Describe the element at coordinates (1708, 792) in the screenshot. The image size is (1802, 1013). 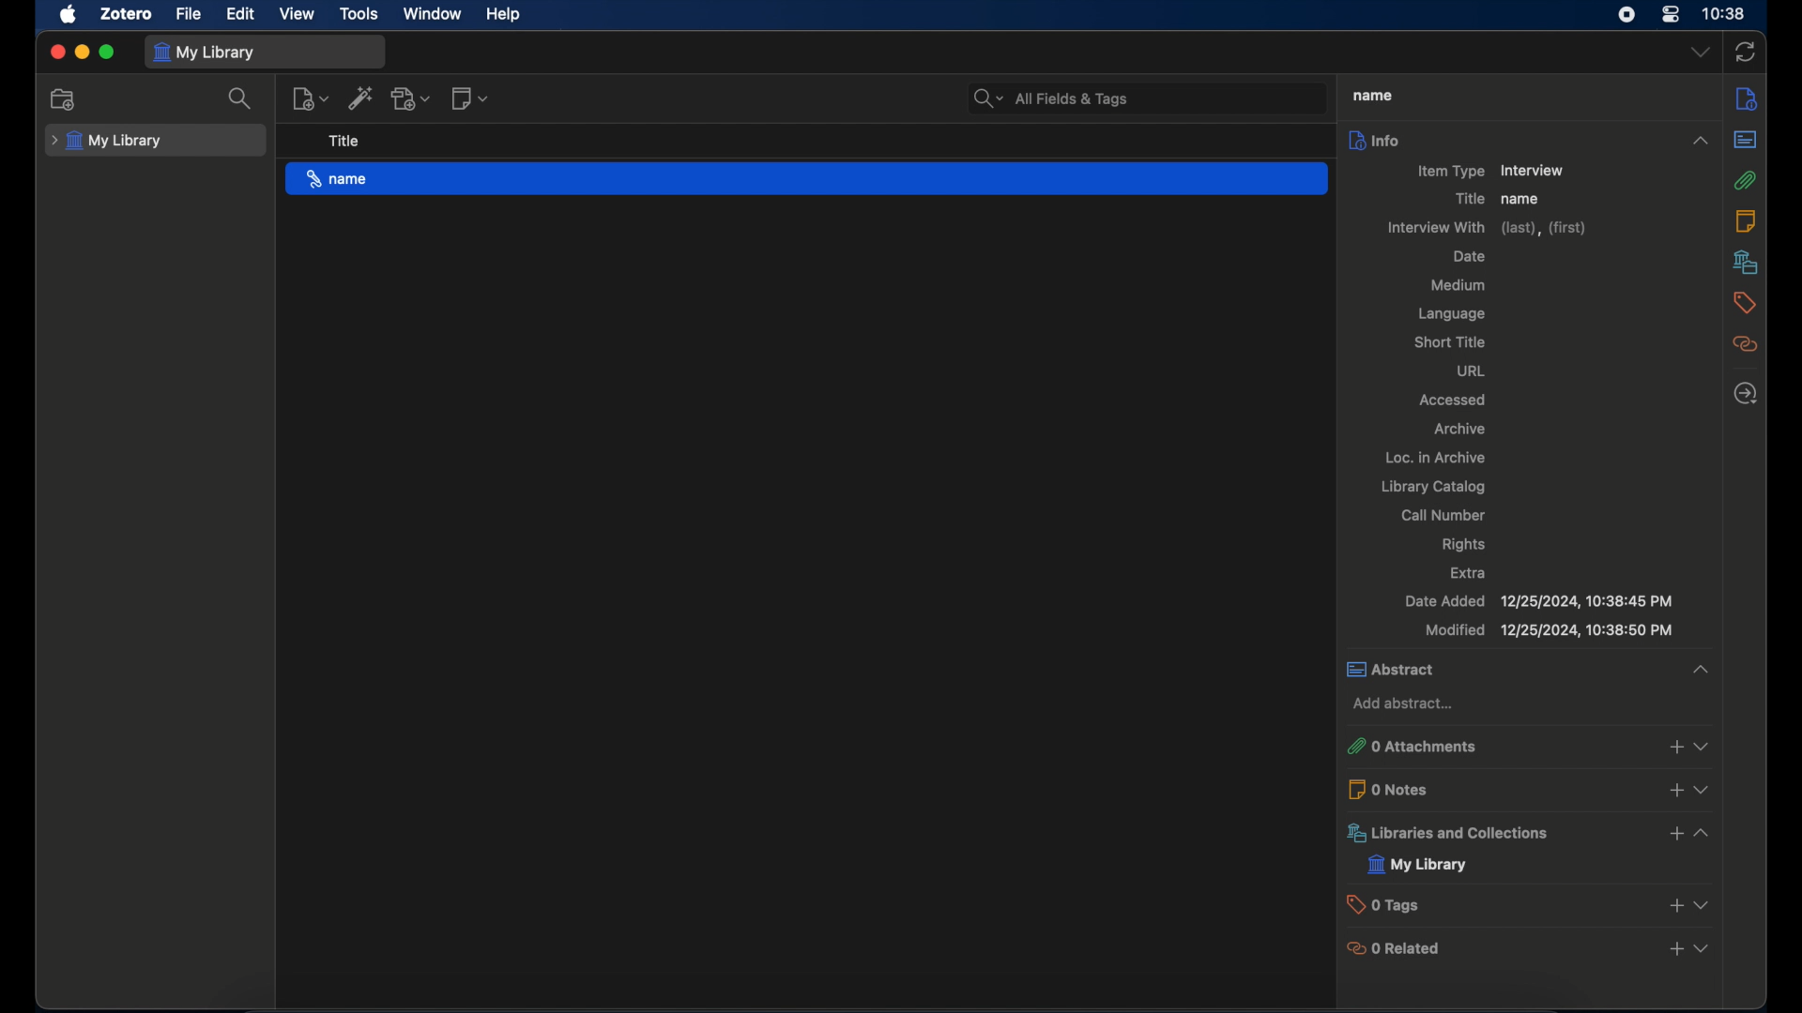
I see `view` at that location.